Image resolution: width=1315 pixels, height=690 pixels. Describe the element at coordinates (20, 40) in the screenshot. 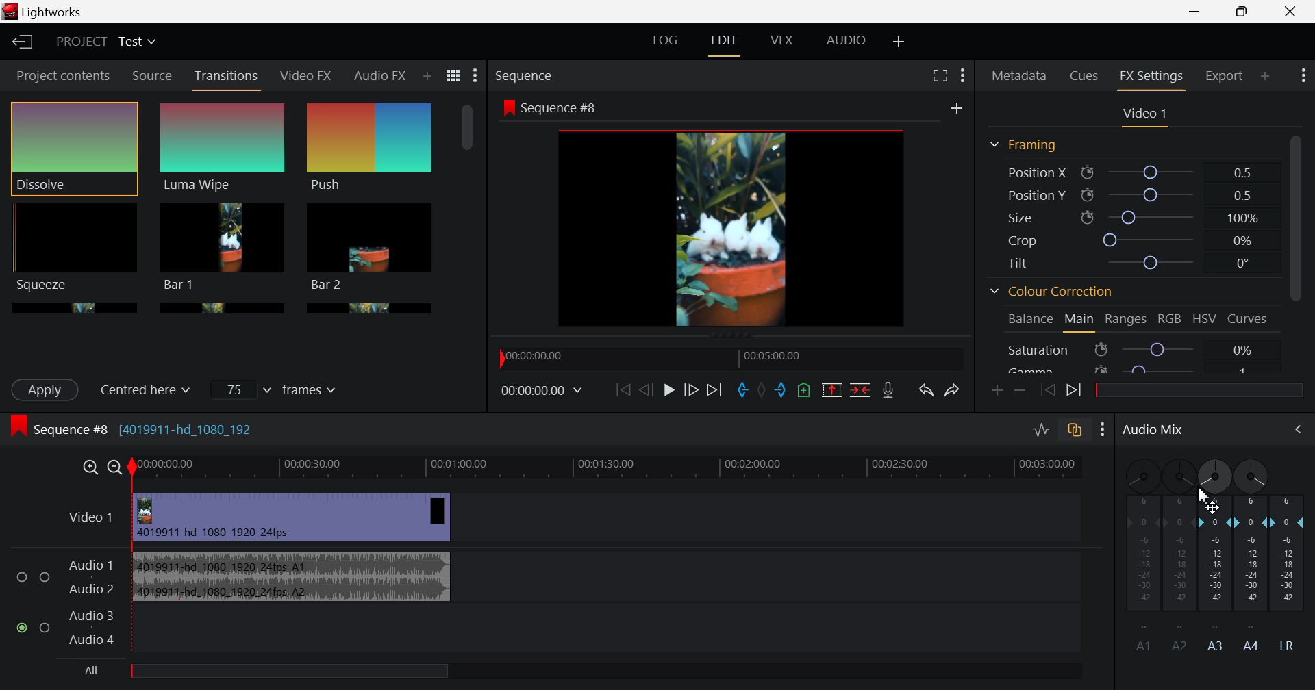

I see `Back to Homepage` at that location.